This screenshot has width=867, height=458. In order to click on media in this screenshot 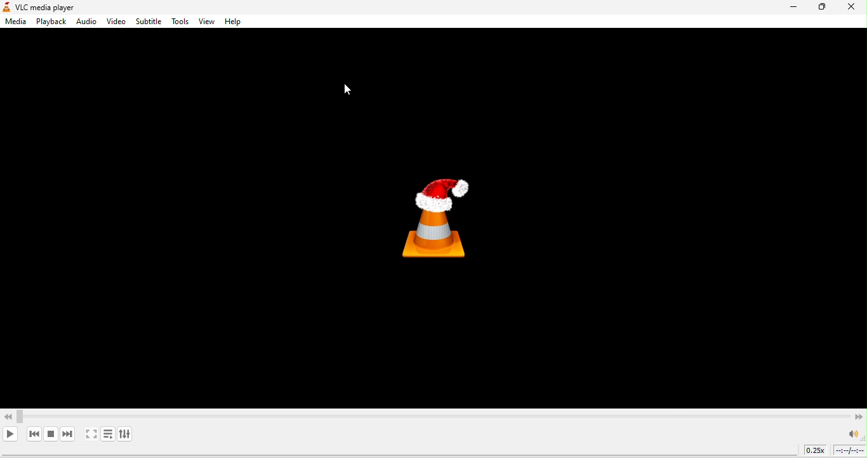, I will do `click(15, 23)`.